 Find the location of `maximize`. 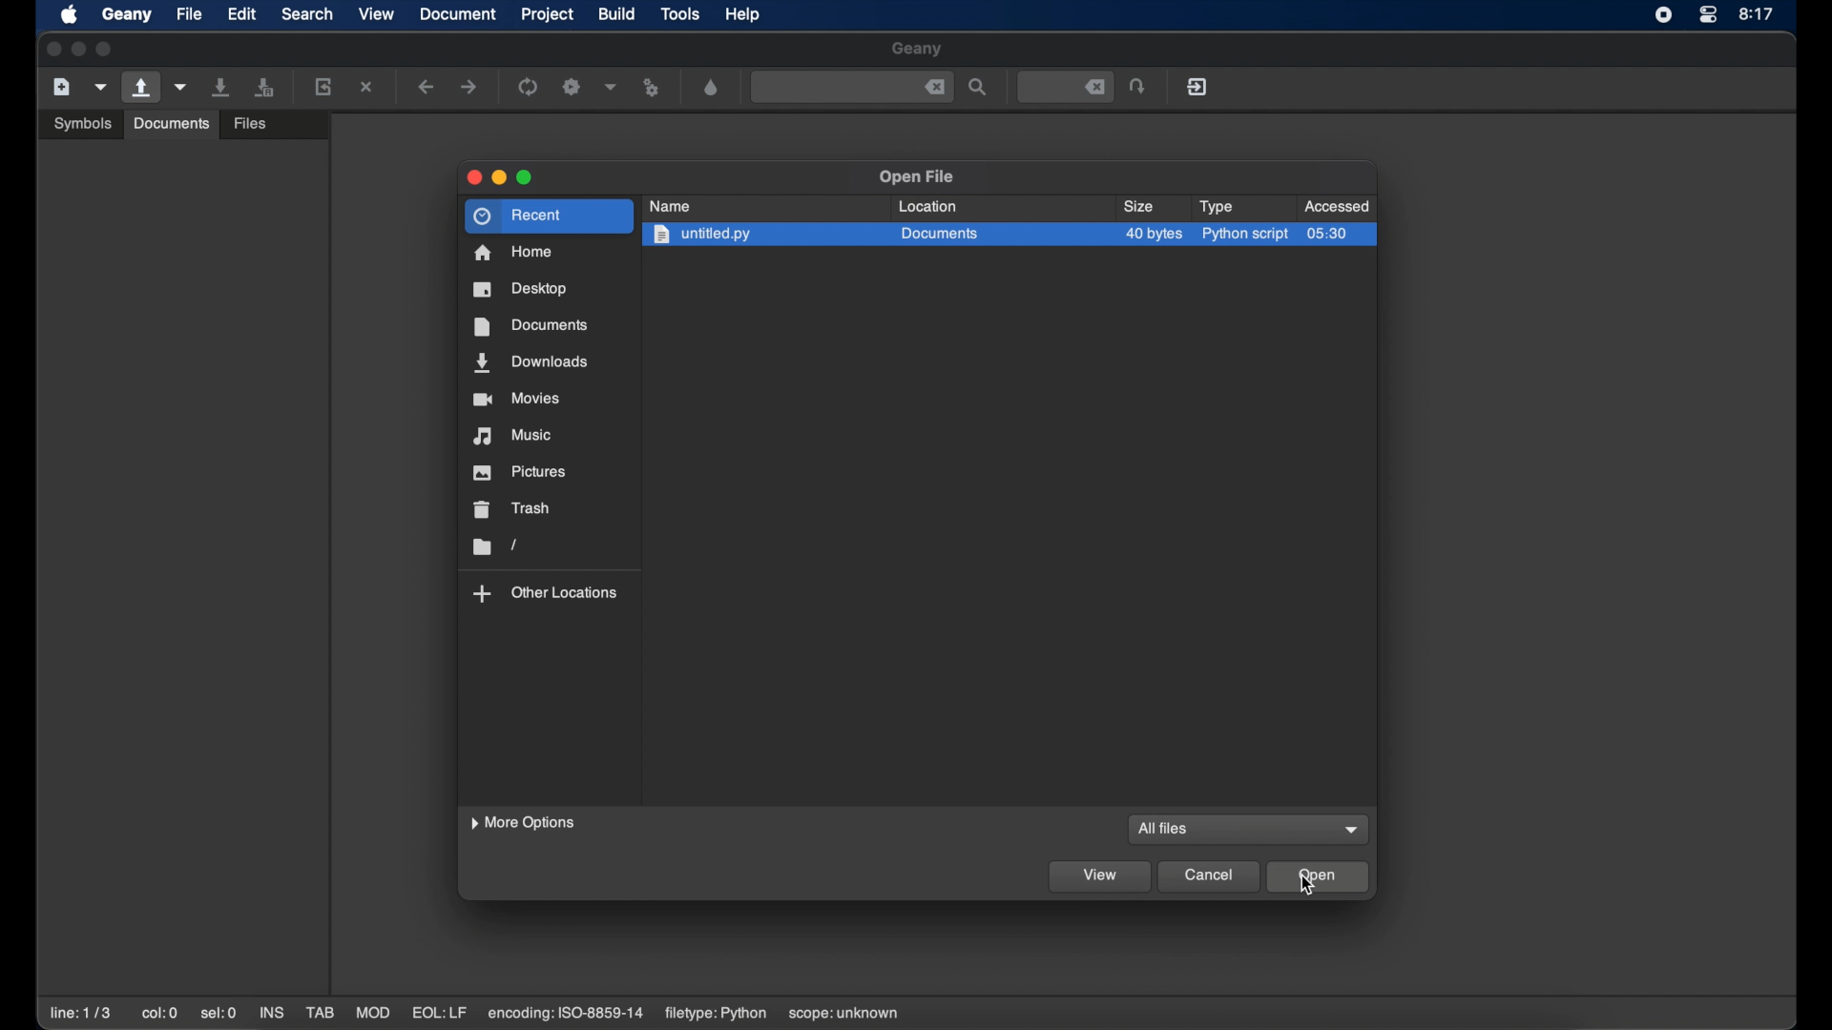

maximize is located at coordinates (526, 177).